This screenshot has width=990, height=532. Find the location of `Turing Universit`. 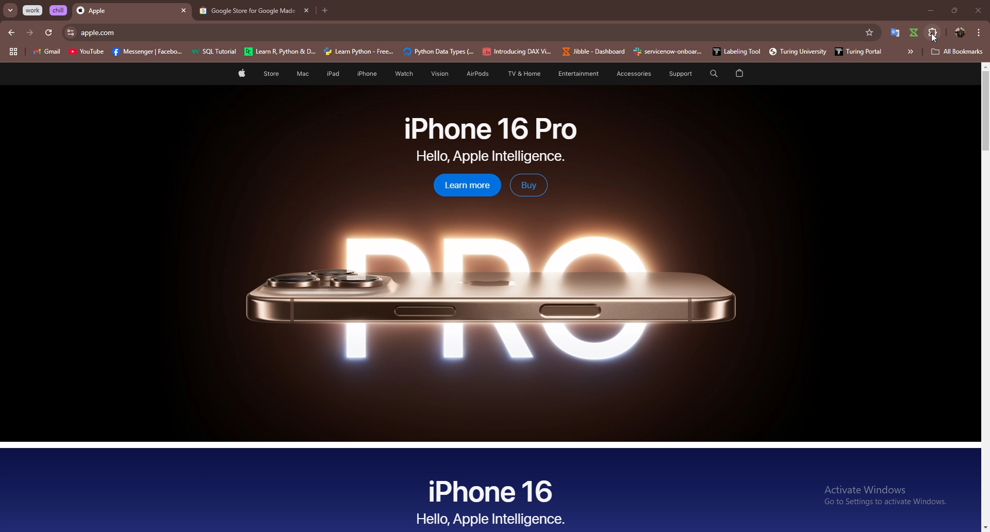

Turing Universit is located at coordinates (794, 52).